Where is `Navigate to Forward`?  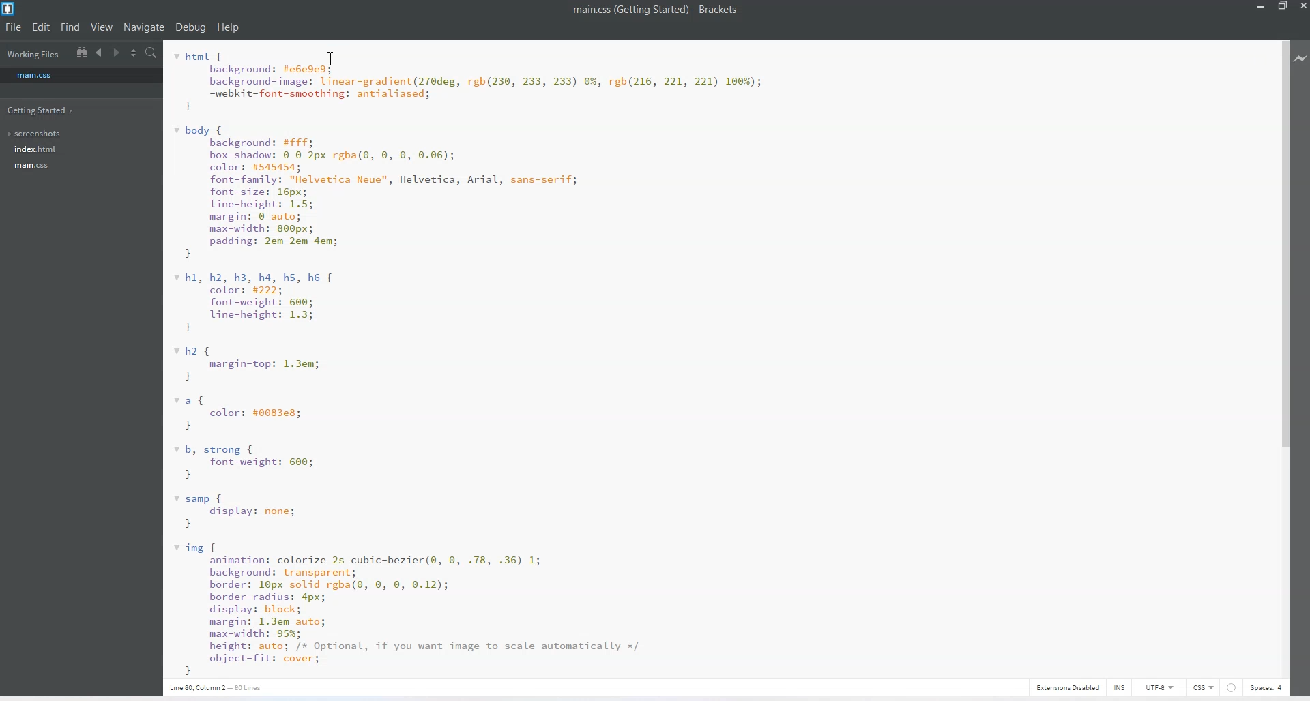 Navigate to Forward is located at coordinates (118, 53).